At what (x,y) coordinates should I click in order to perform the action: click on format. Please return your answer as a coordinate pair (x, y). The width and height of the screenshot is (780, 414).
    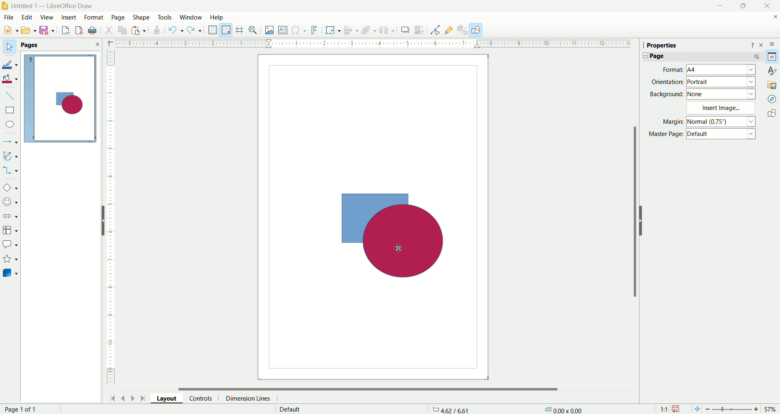
    Looking at the image, I should click on (93, 17).